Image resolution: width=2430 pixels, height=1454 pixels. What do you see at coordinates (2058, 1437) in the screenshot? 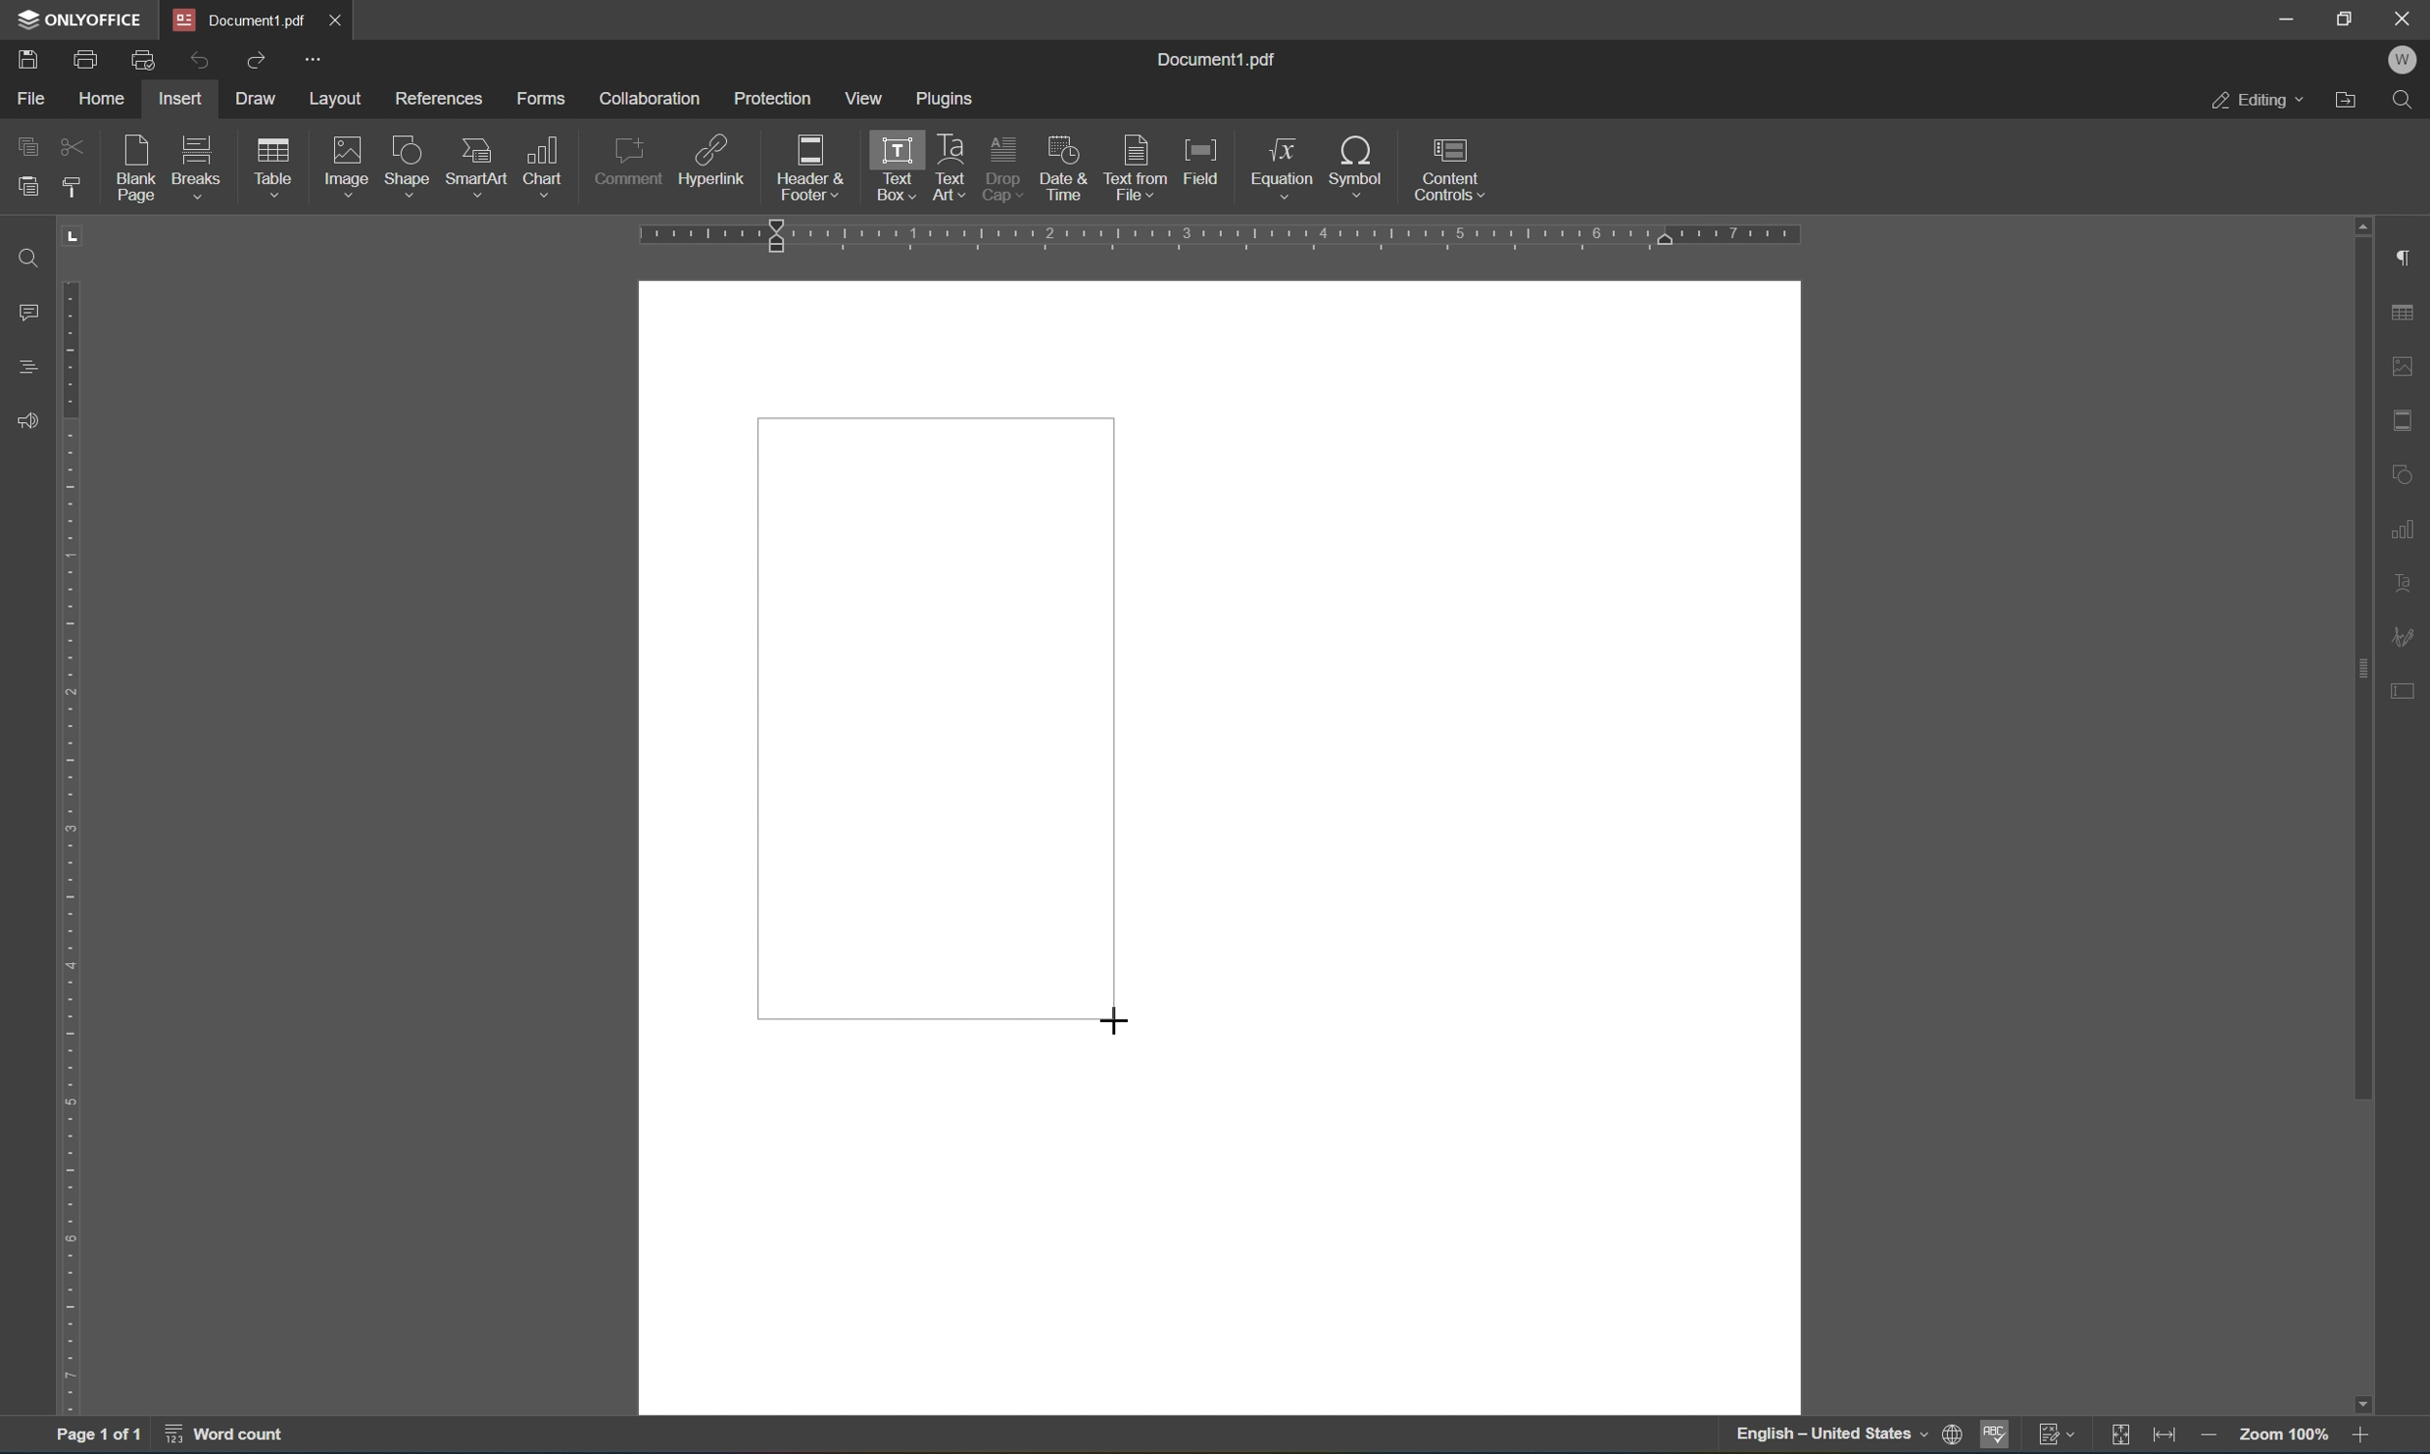
I see `track changes` at bounding box center [2058, 1437].